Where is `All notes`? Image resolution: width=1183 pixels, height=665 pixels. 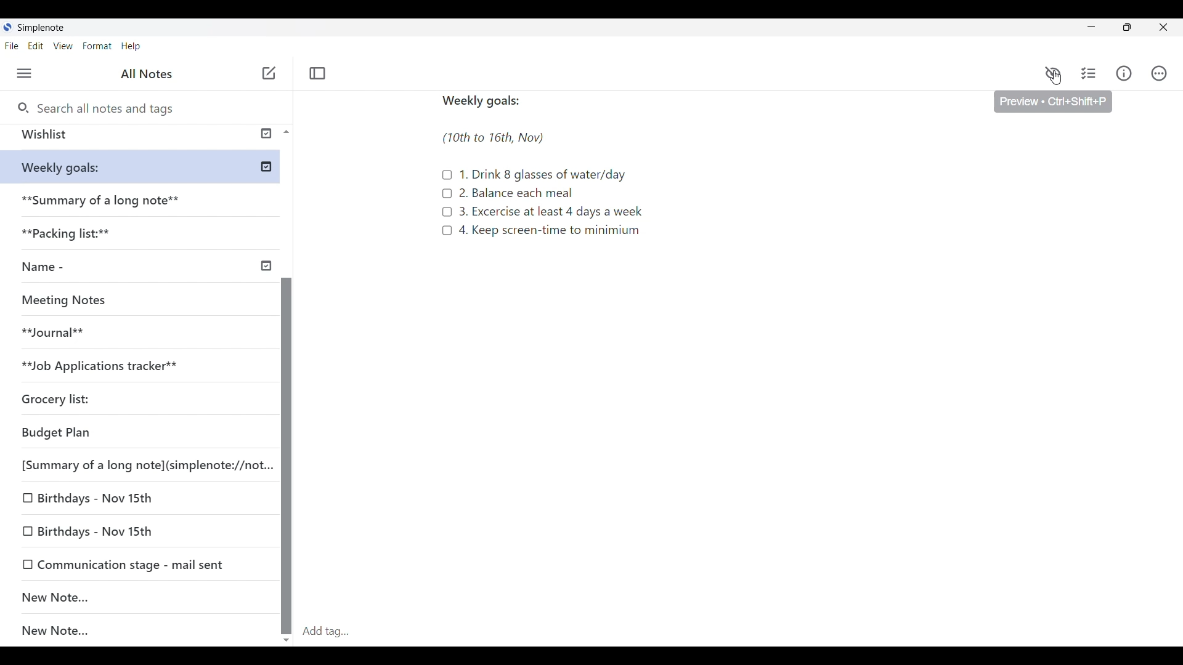
All notes is located at coordinates (150, 74).